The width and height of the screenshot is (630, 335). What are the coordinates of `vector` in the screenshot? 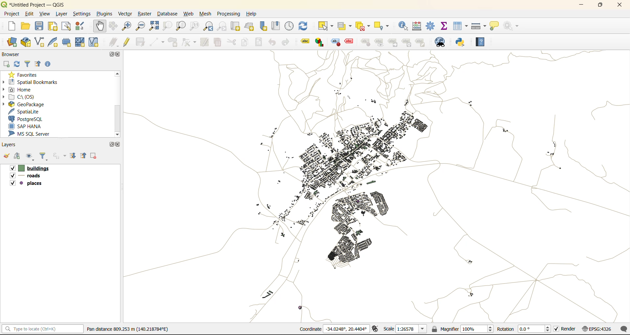 It's located at (125, 13).